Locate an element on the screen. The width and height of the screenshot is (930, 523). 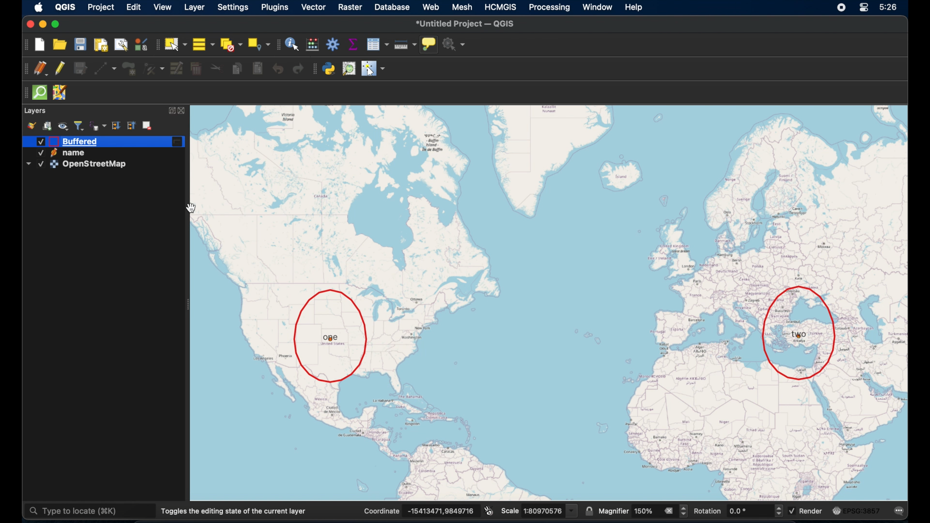
style manager is located at coordinates (141, 44).